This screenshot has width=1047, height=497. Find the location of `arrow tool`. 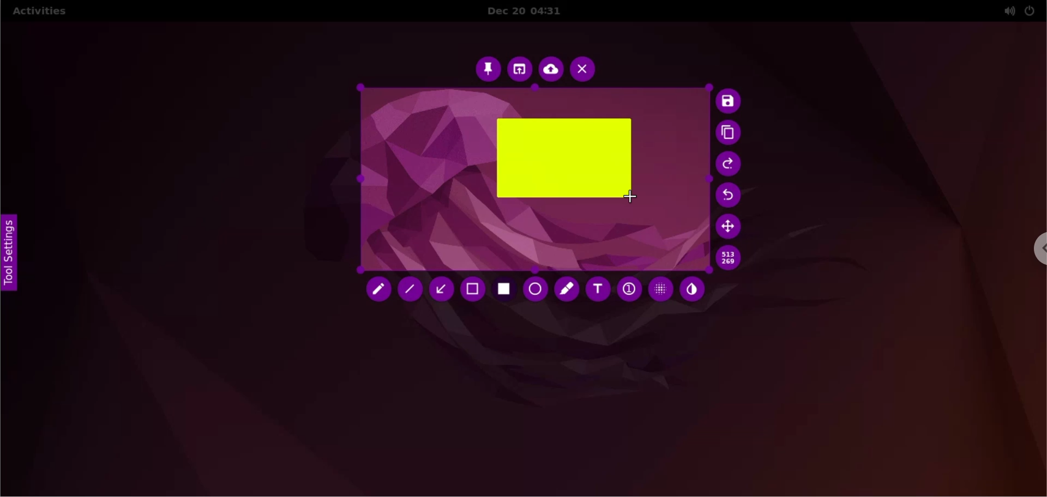

arrow tool is located at coordinates (440, 292).